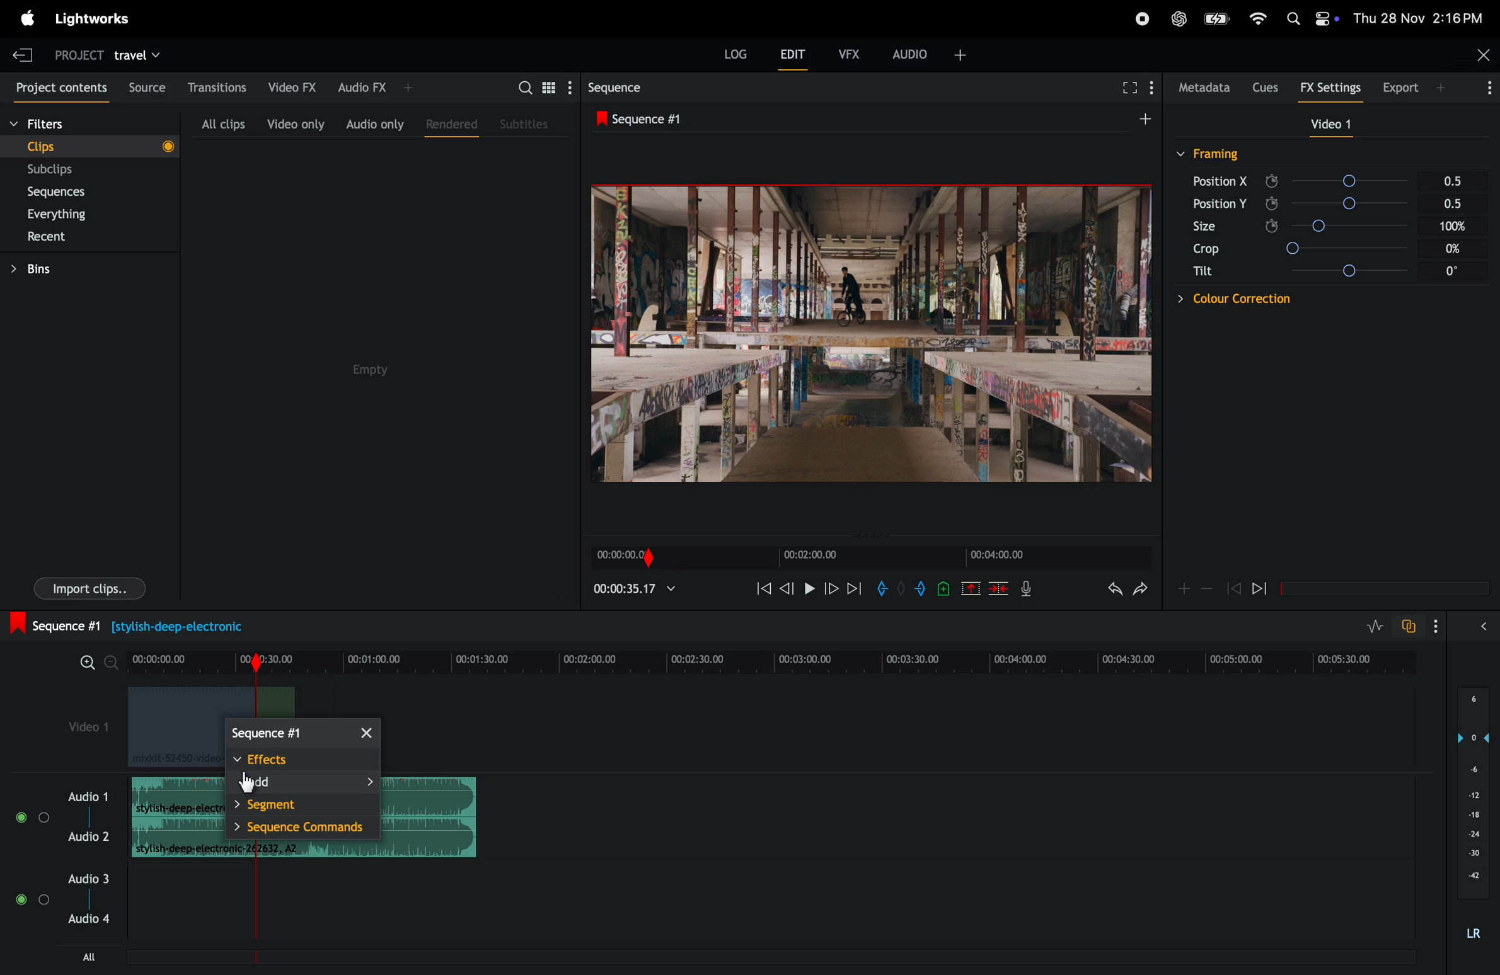  Describe the element at coordinates (71, 902) in the screenshot. I see `audio 3 and 4` at that location.